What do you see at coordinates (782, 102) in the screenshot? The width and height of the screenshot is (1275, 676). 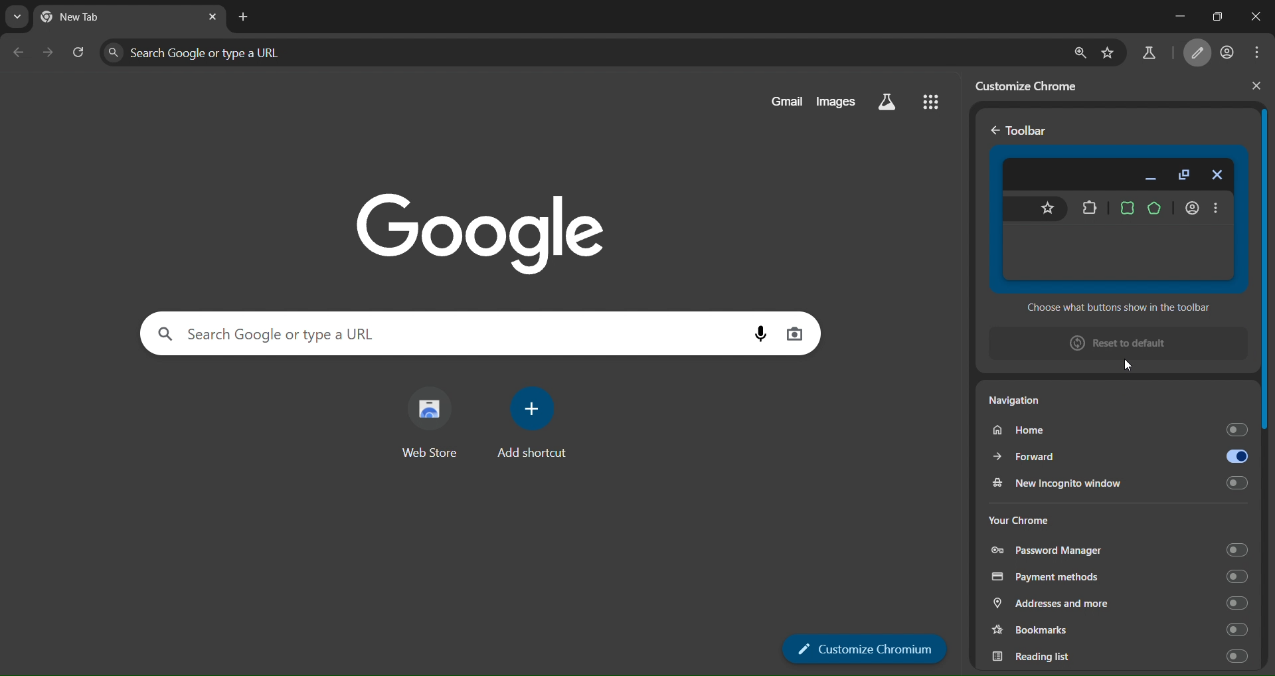 I see `gmail` at bounding box center [782, 102].